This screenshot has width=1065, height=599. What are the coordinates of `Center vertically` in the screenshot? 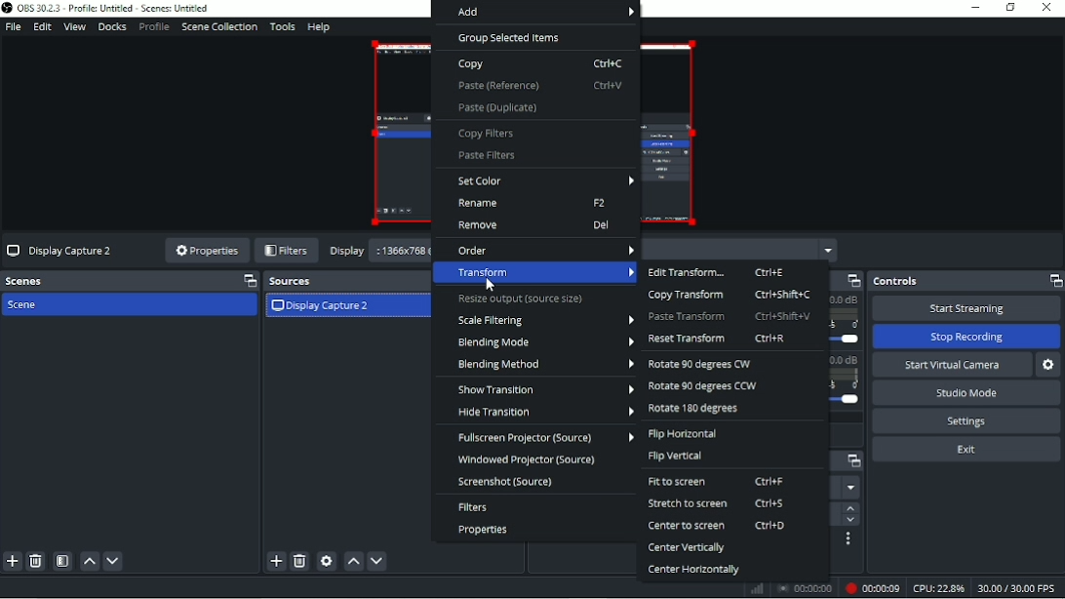 It's located at (687, 549).